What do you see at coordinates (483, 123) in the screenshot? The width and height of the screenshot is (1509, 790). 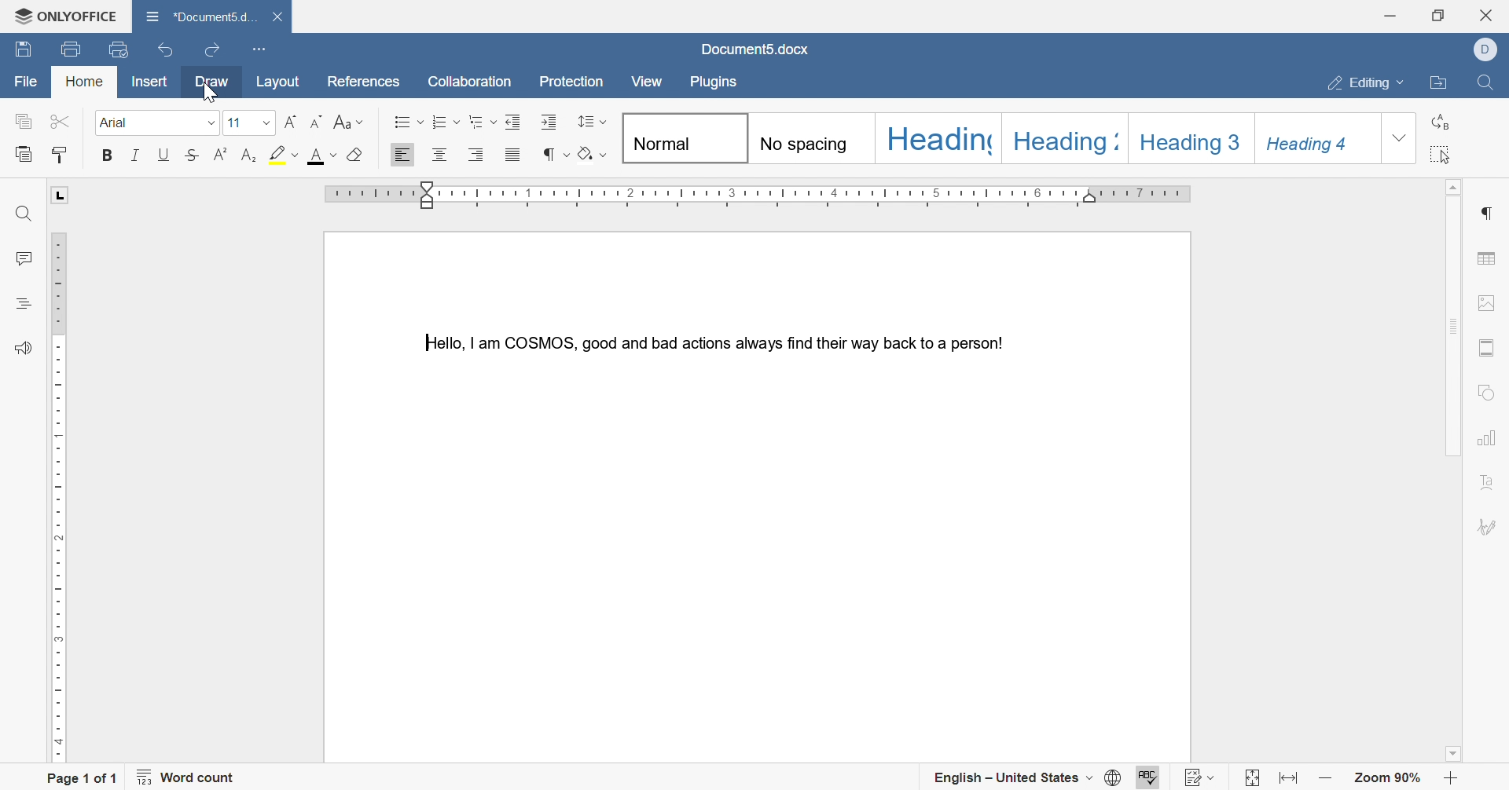 I see `multilevel list` at bounding box center [483, 123].